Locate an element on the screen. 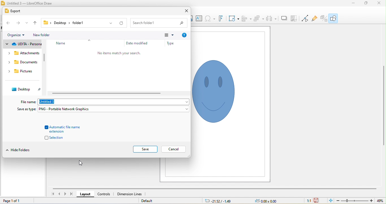  file path is located at coordinates (65, 23).